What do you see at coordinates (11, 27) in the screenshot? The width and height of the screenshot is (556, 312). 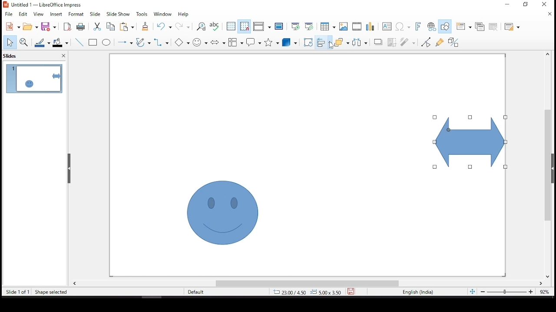 I see `new` at bounding box center [11, 27].